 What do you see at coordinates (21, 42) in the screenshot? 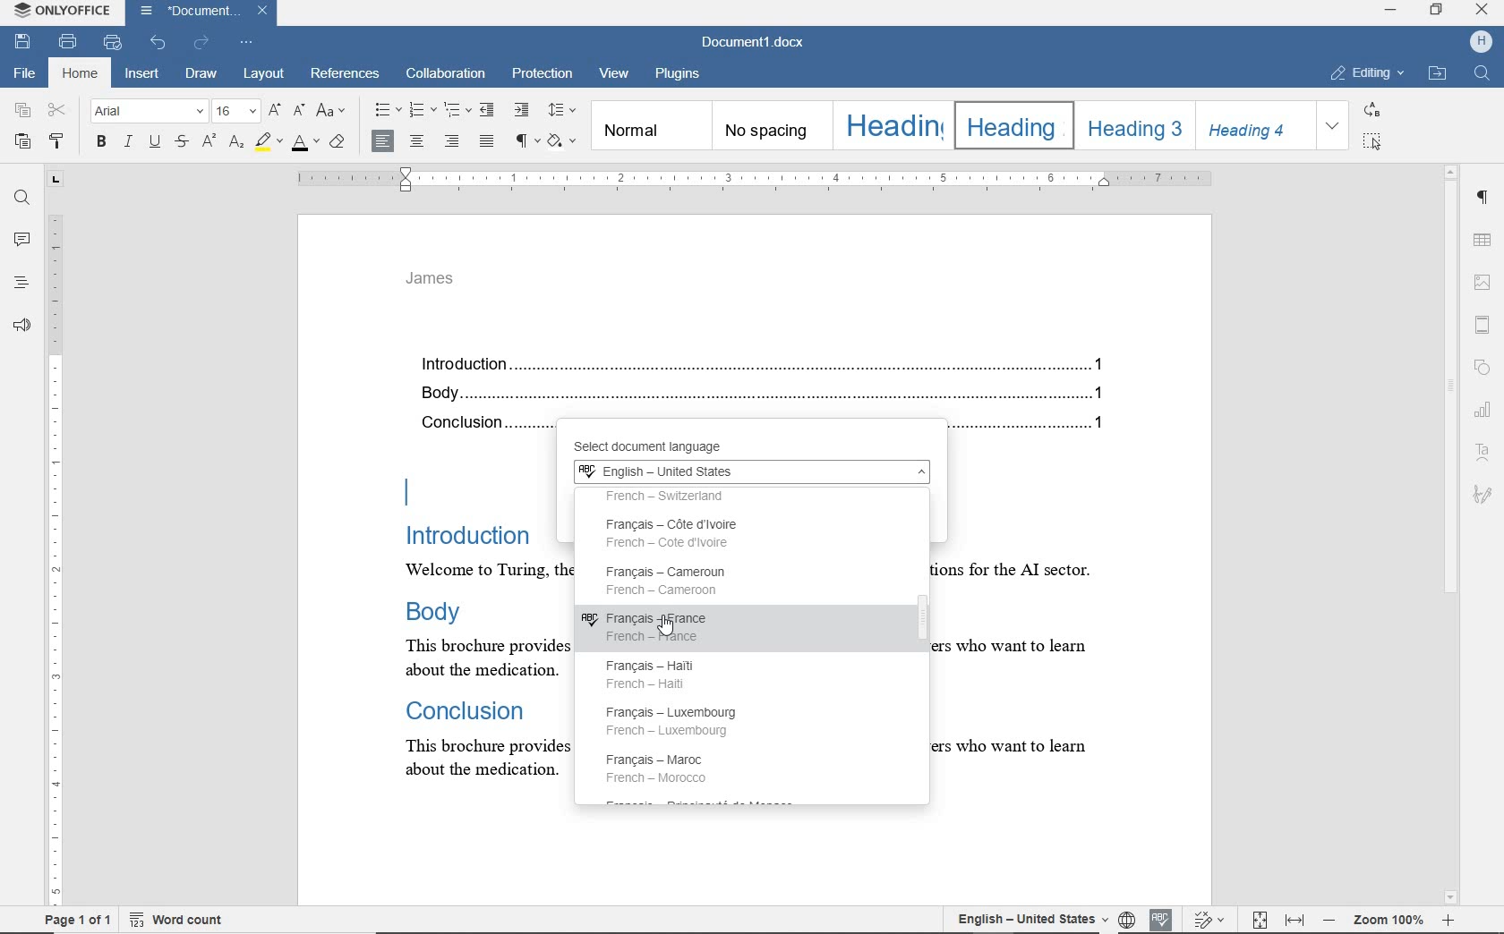
I see `save` at bounding box center [21, 42].